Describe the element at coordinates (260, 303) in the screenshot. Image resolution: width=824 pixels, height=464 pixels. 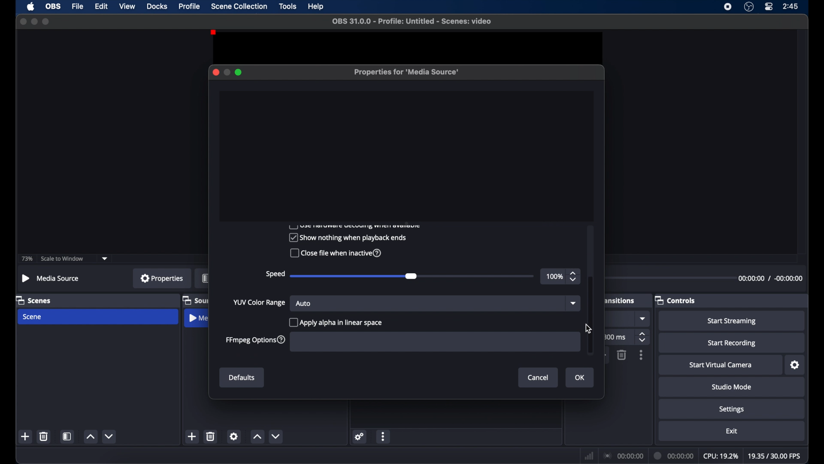
I see `yup color range` at that location.